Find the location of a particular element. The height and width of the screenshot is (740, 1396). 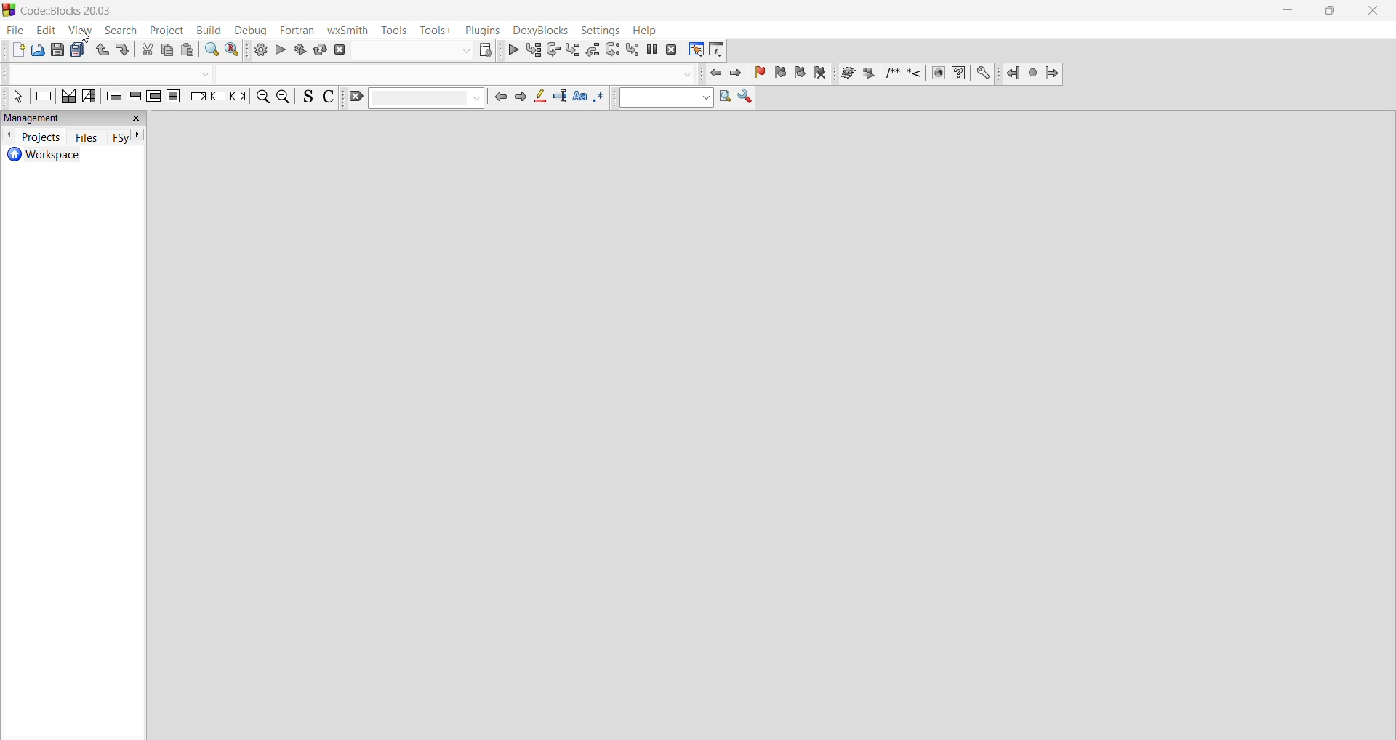

step into instruction is located at coordinates (633, 49).